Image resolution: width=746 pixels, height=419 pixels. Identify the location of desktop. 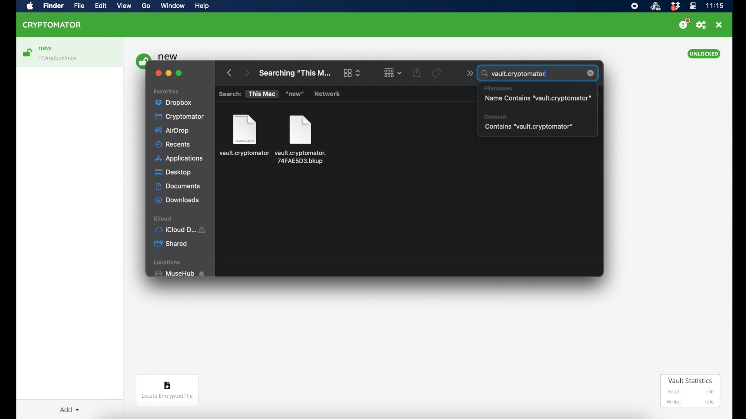
(173, 172).